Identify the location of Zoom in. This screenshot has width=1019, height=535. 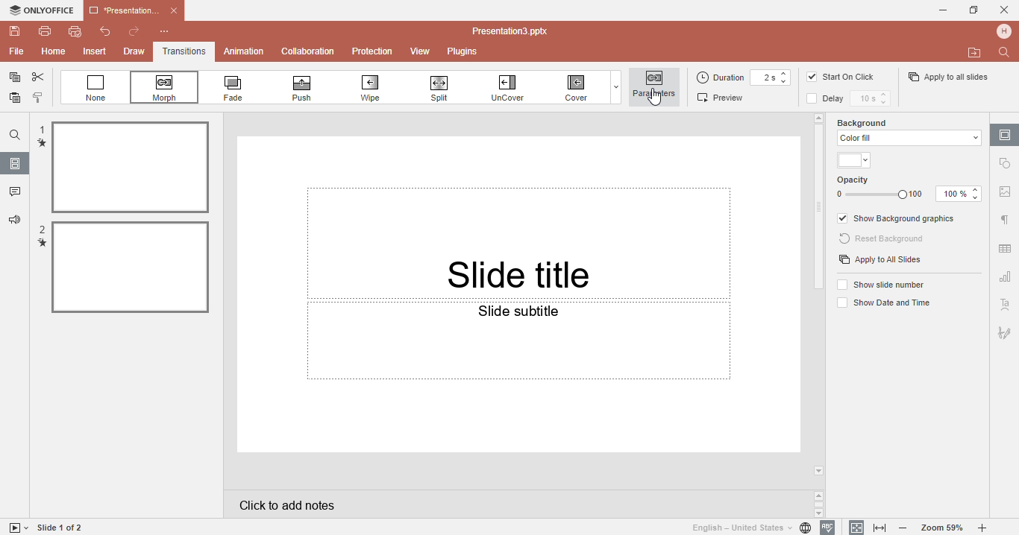
(985, 528).